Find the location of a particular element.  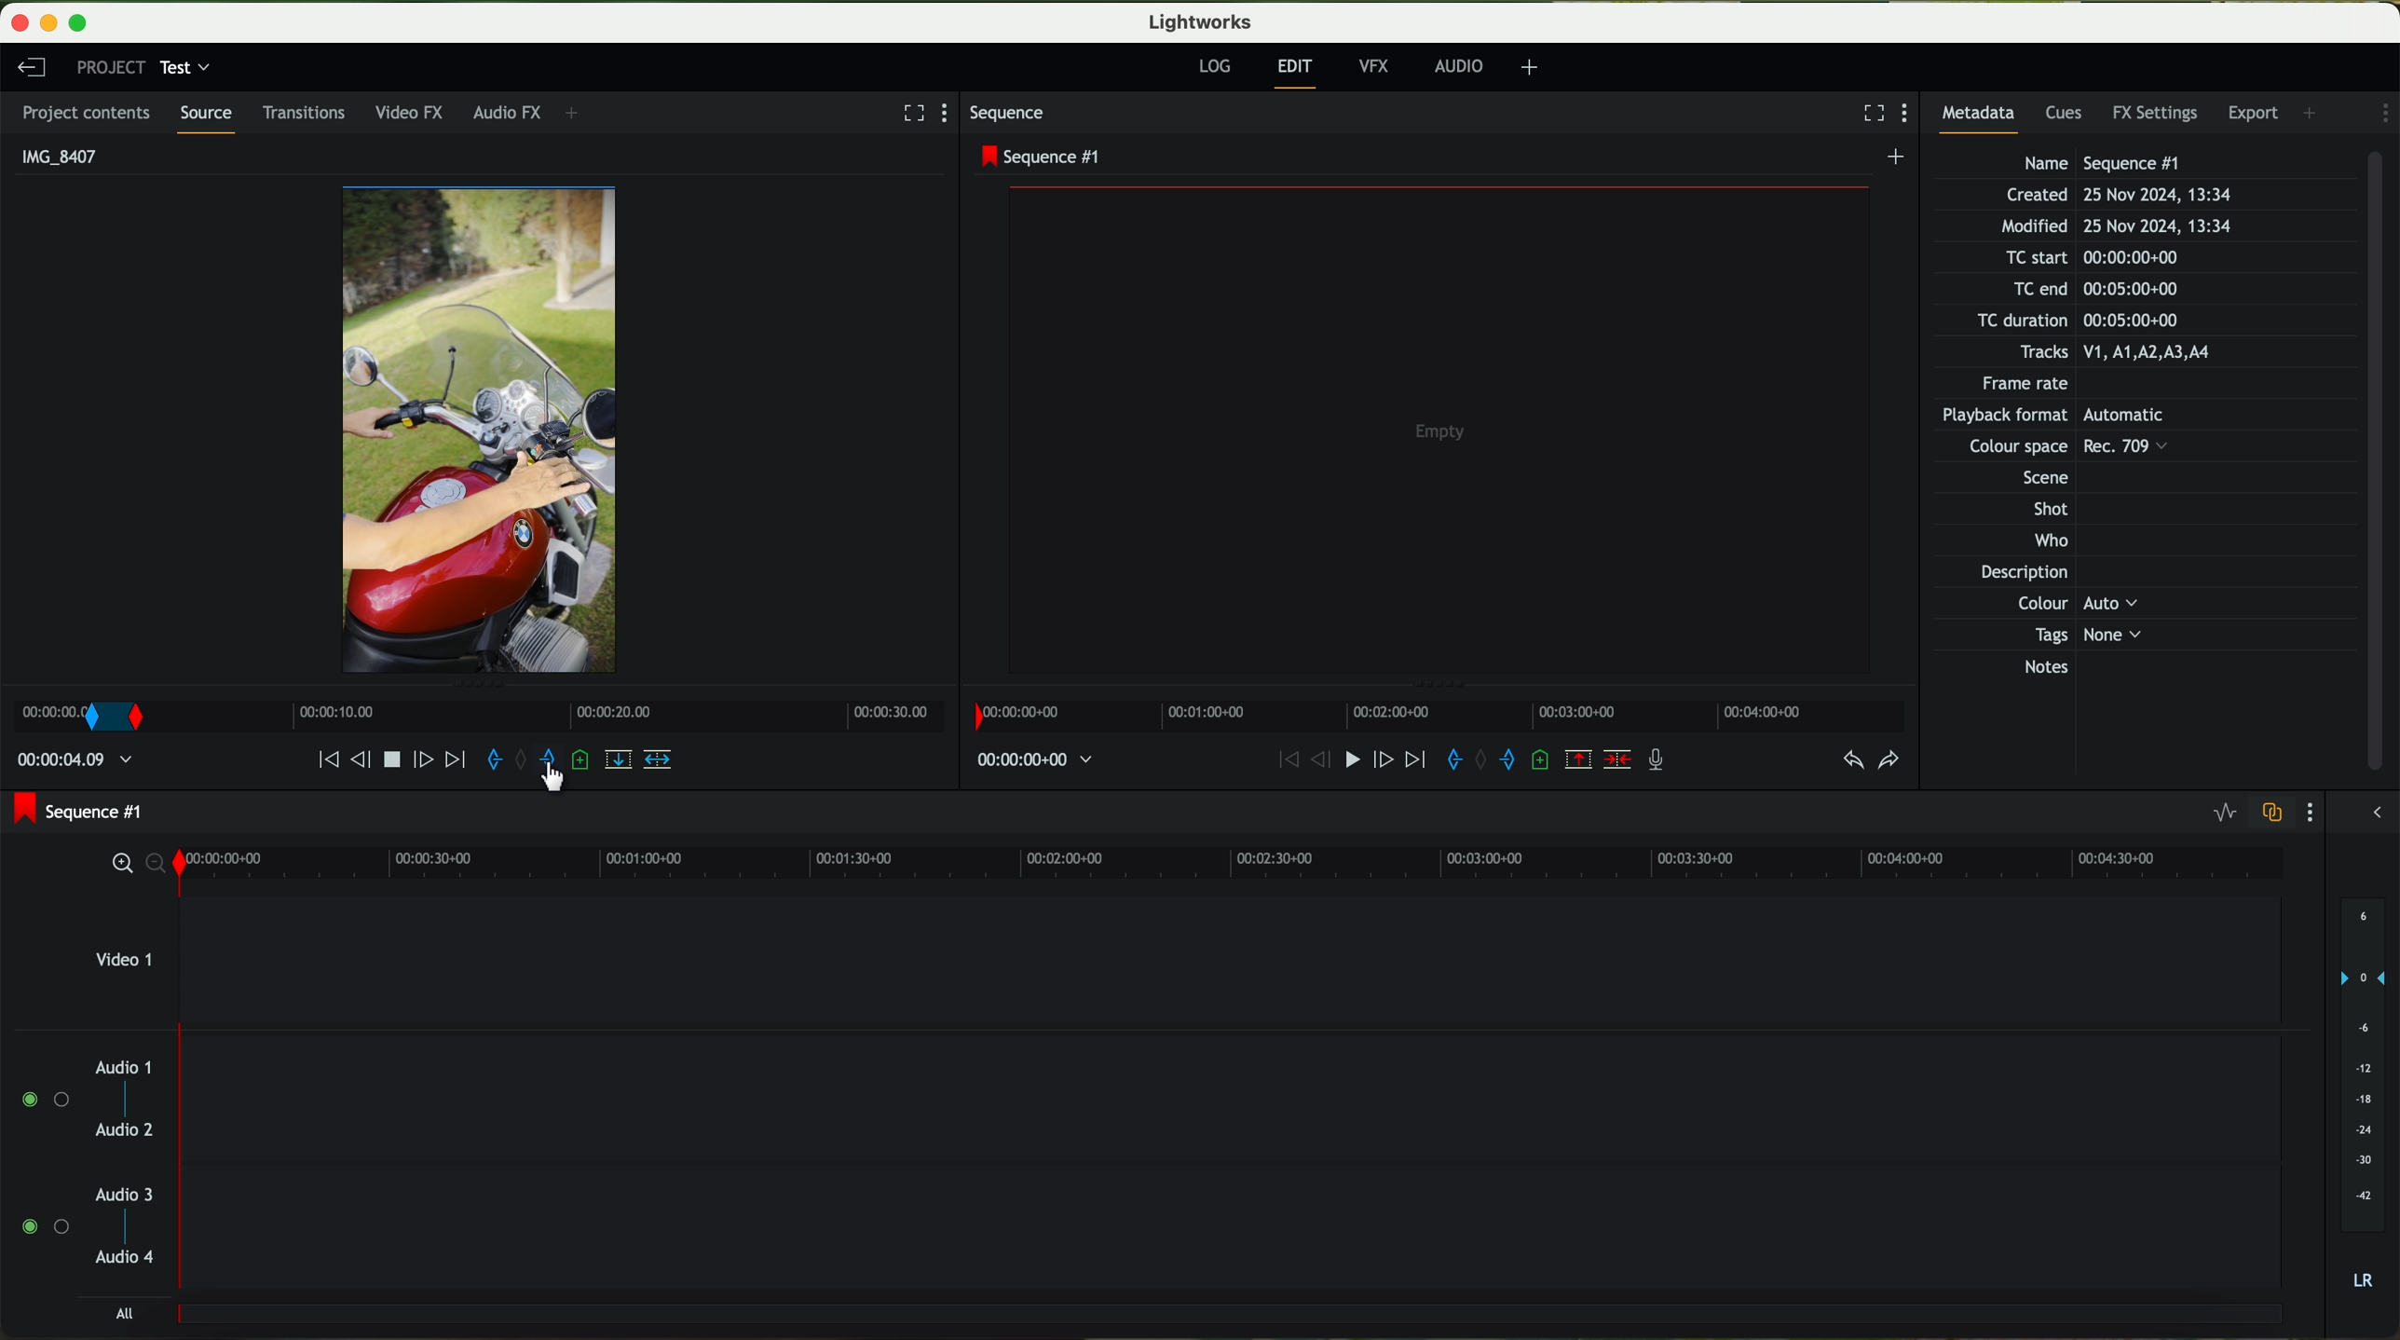

log is located at coordinates (1217, 68).